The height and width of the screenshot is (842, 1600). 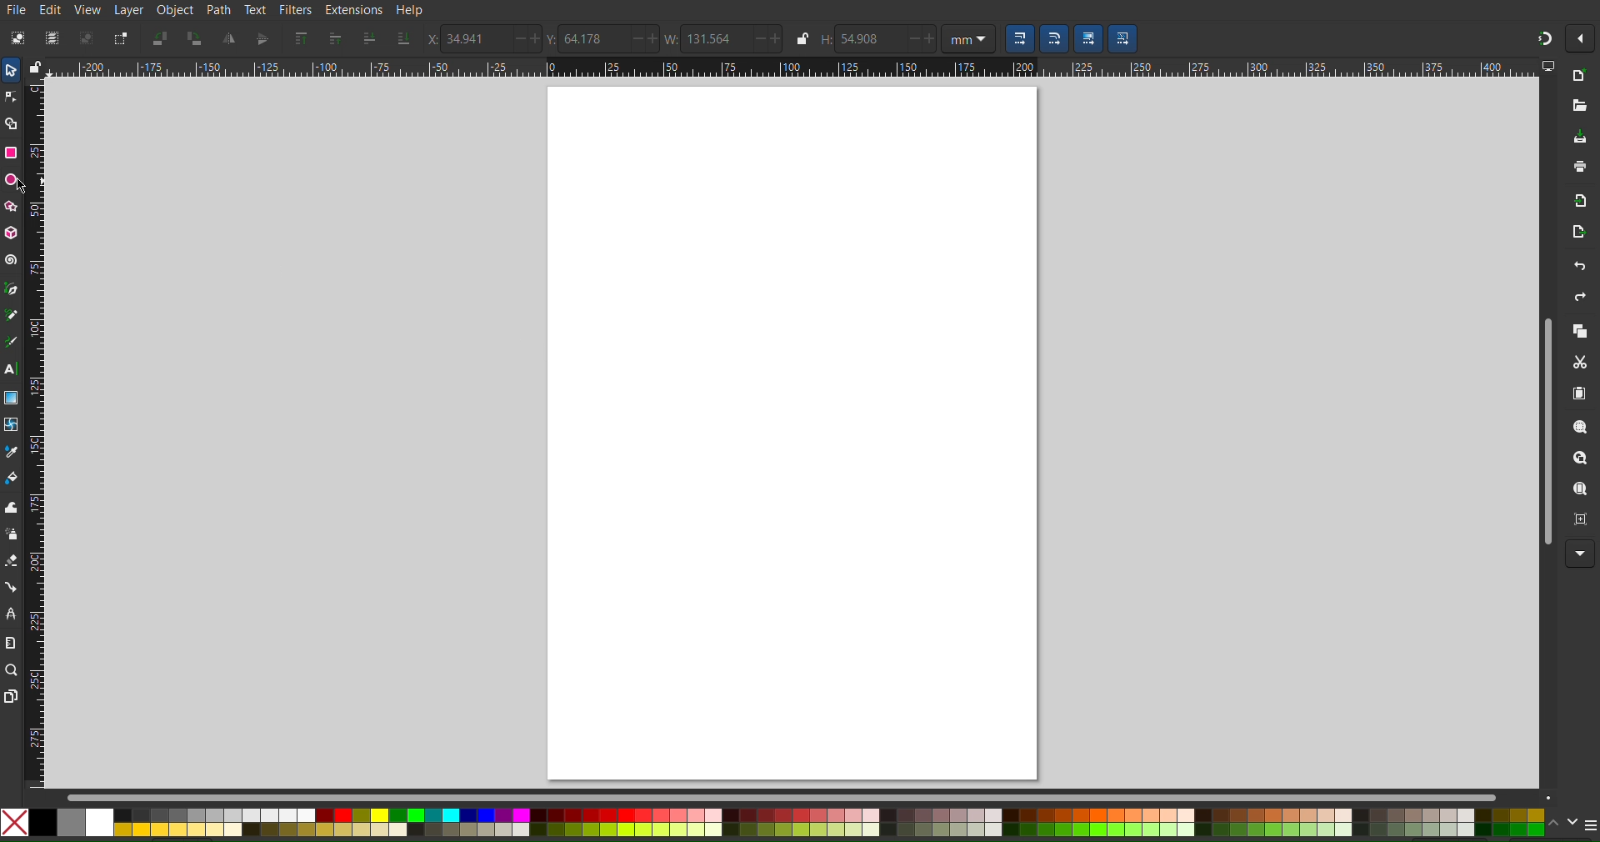 I want to click on menu, so click(x=1590, y=826).